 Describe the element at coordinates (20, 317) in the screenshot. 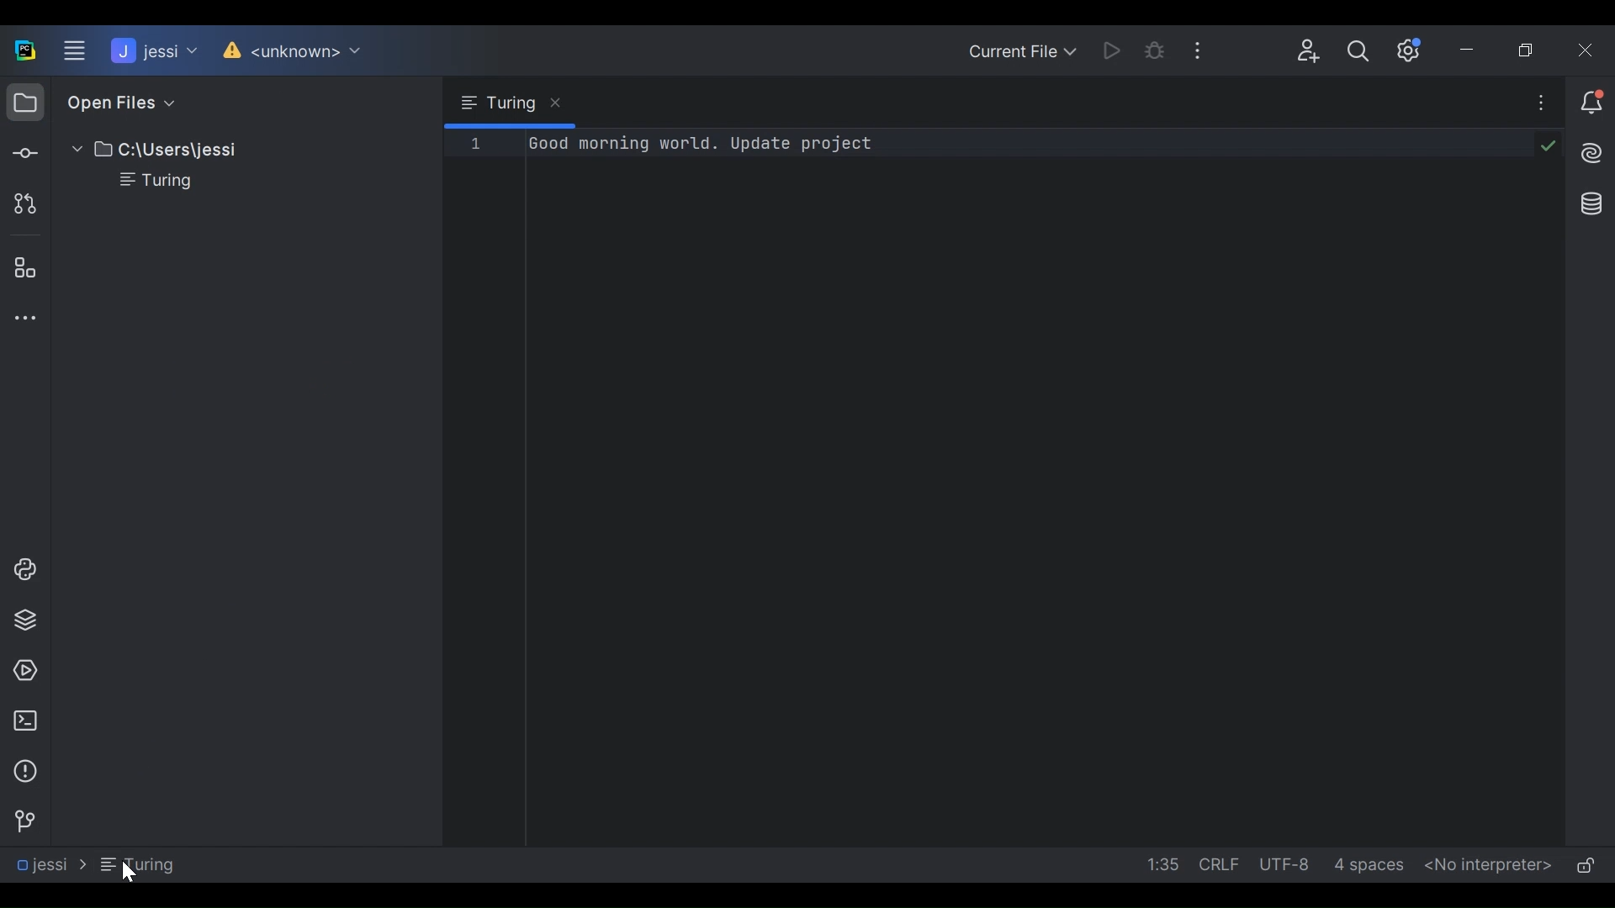

I see `More Tool Windows` at that location.